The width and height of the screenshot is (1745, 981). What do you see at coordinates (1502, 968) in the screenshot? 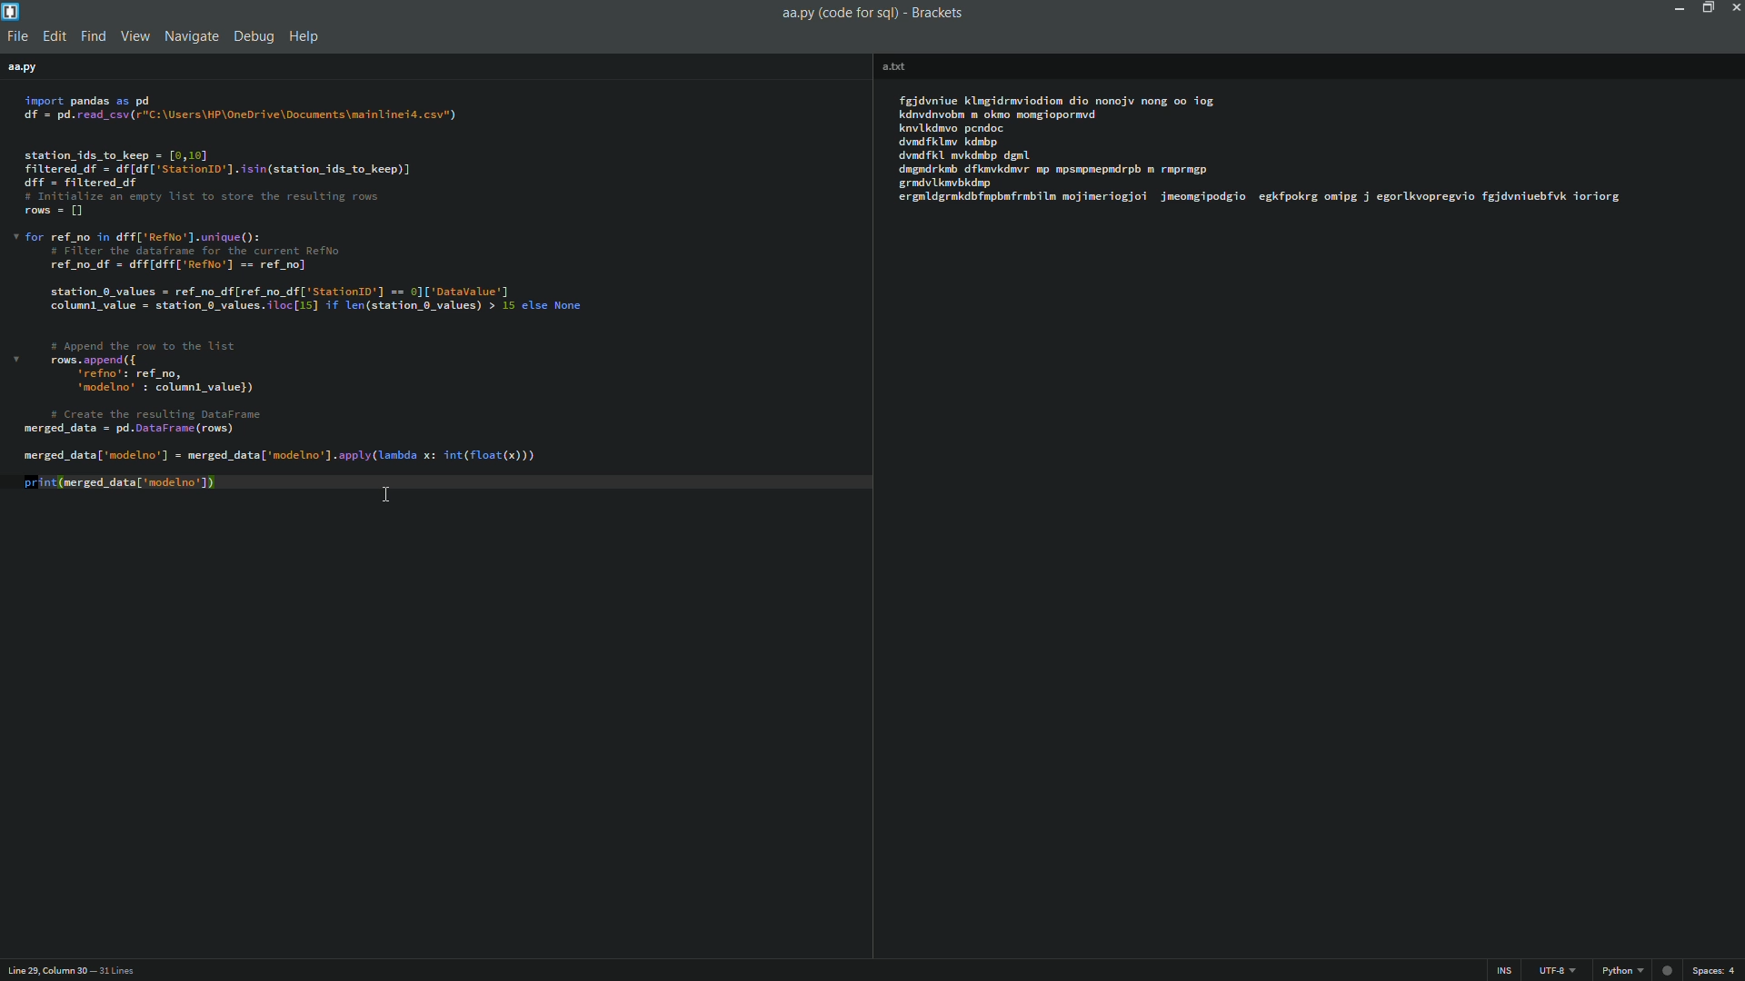
I see `ins` at bounding box center [1502, 968].